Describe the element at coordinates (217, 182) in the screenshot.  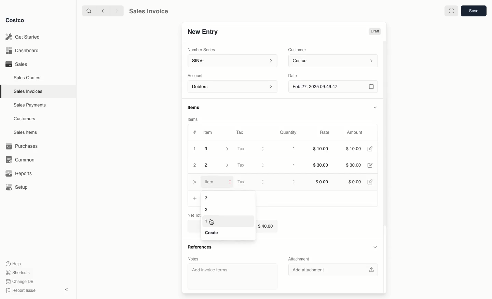
I see `Item` at that location.